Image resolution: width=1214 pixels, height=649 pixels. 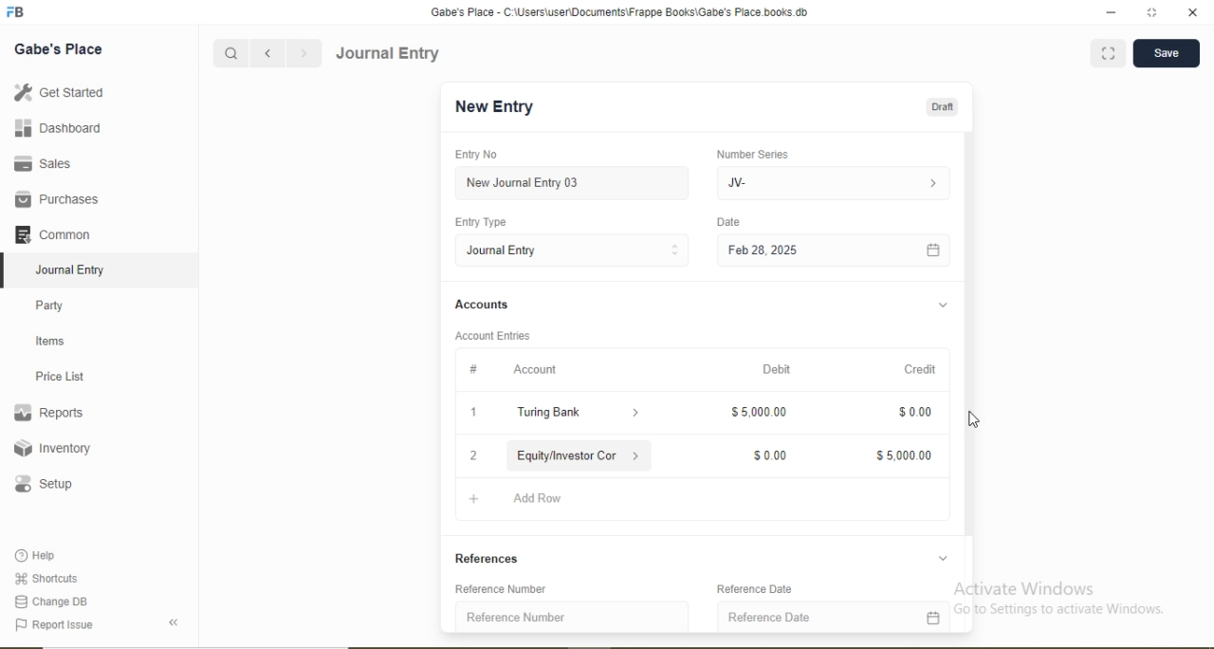 What do you see at coordinates (637, 414) in the screenshot?
I see `Dropdown` at bounding box center [637, 414].